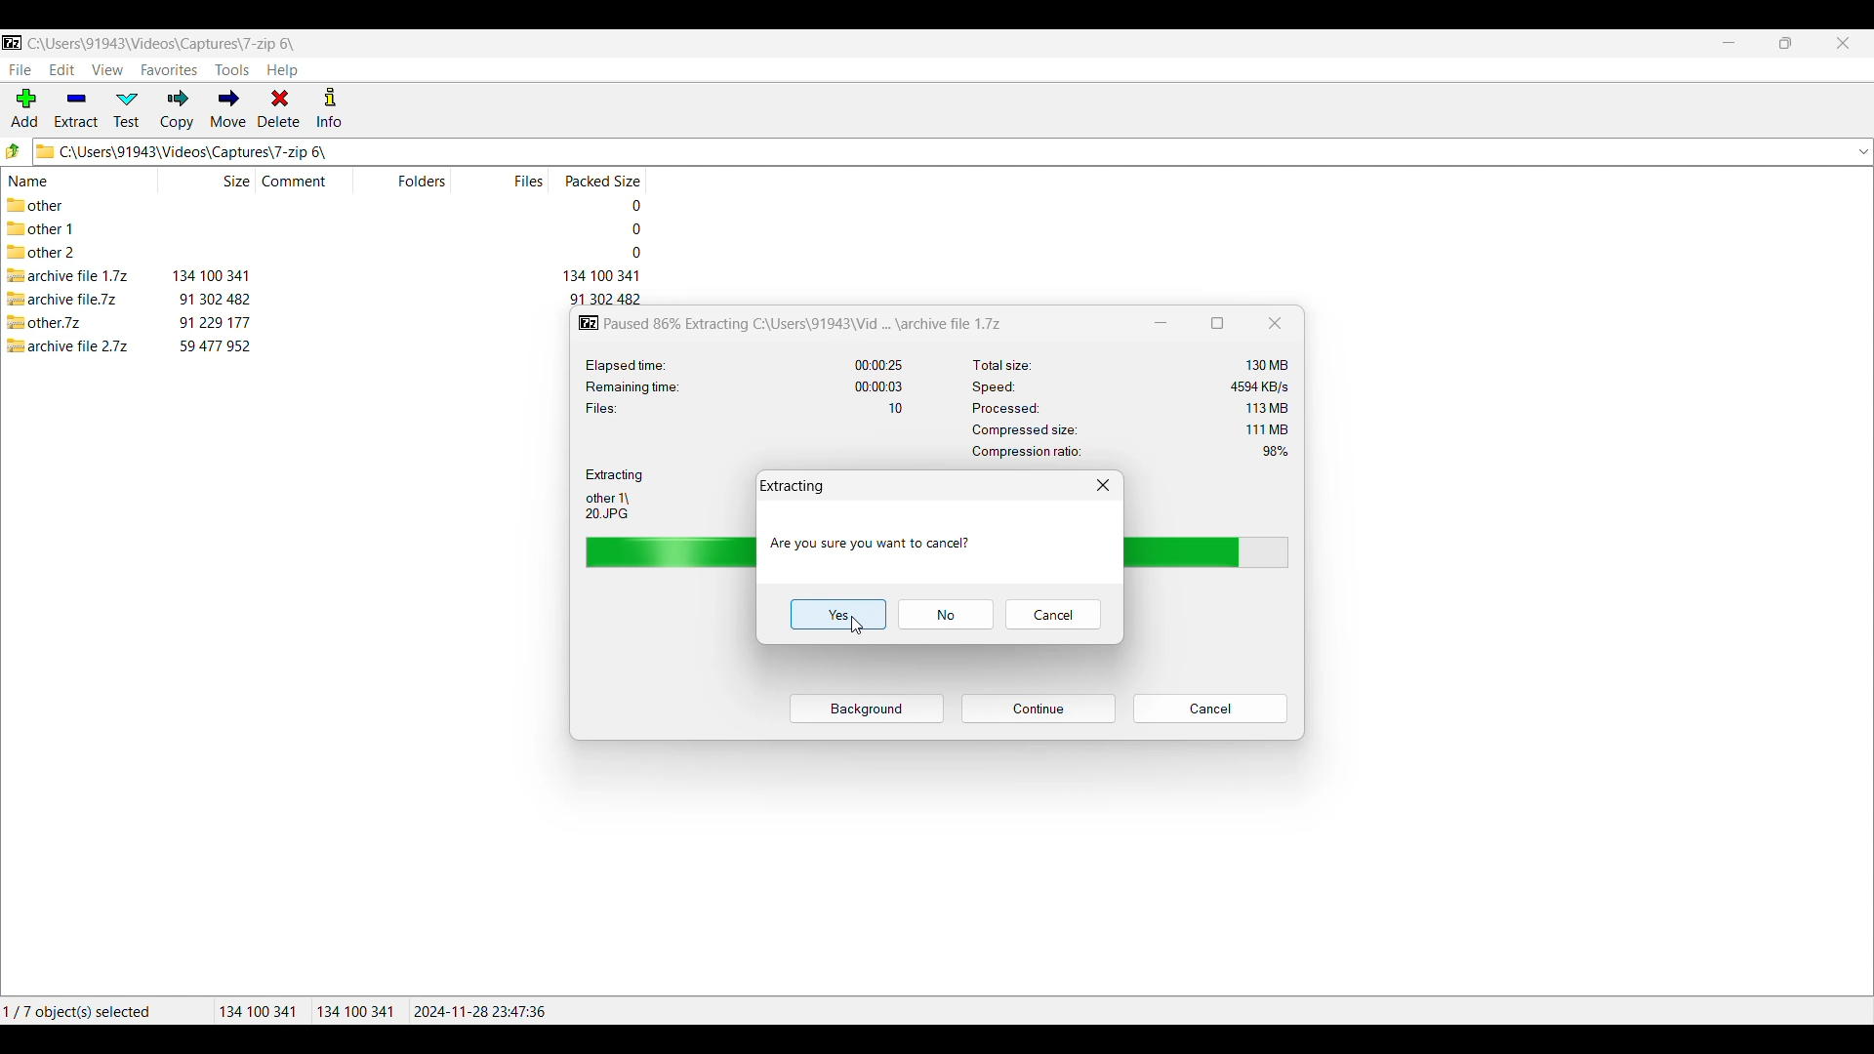  I want to click on size, so click(215, 345).